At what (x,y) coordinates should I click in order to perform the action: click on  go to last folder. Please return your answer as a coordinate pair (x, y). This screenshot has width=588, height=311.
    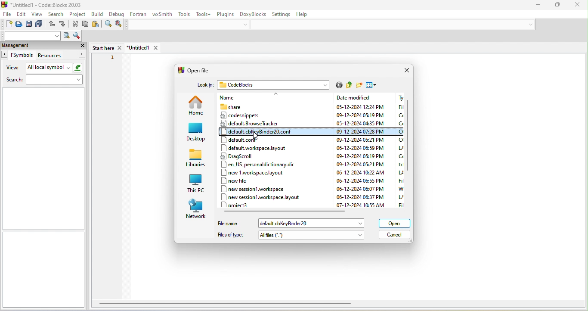
    Looking at the image, I should click on (339, 85).